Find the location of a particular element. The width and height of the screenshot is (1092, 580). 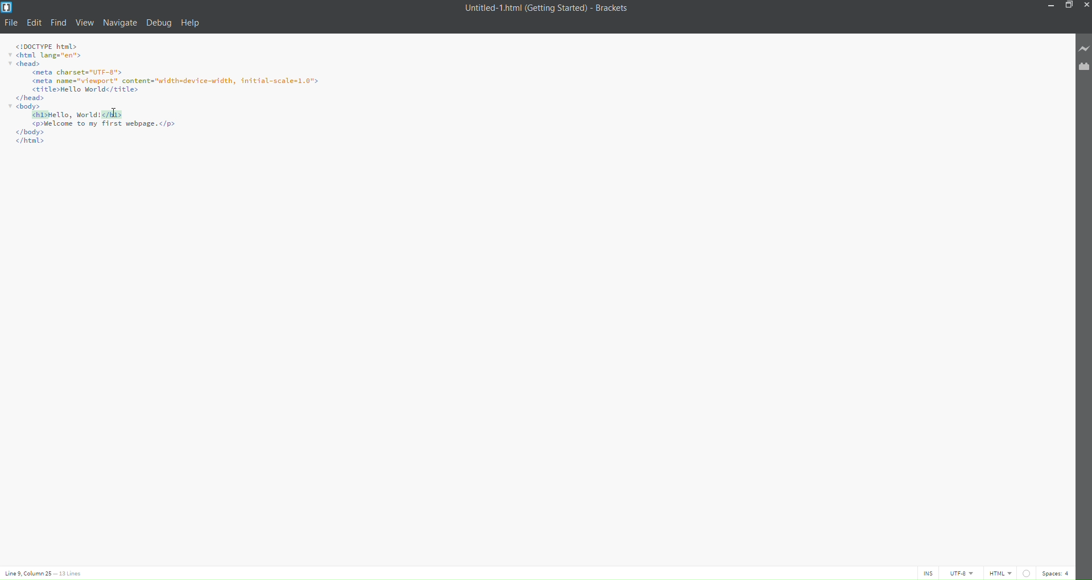

Cursor is located at coordinates (114, 113).